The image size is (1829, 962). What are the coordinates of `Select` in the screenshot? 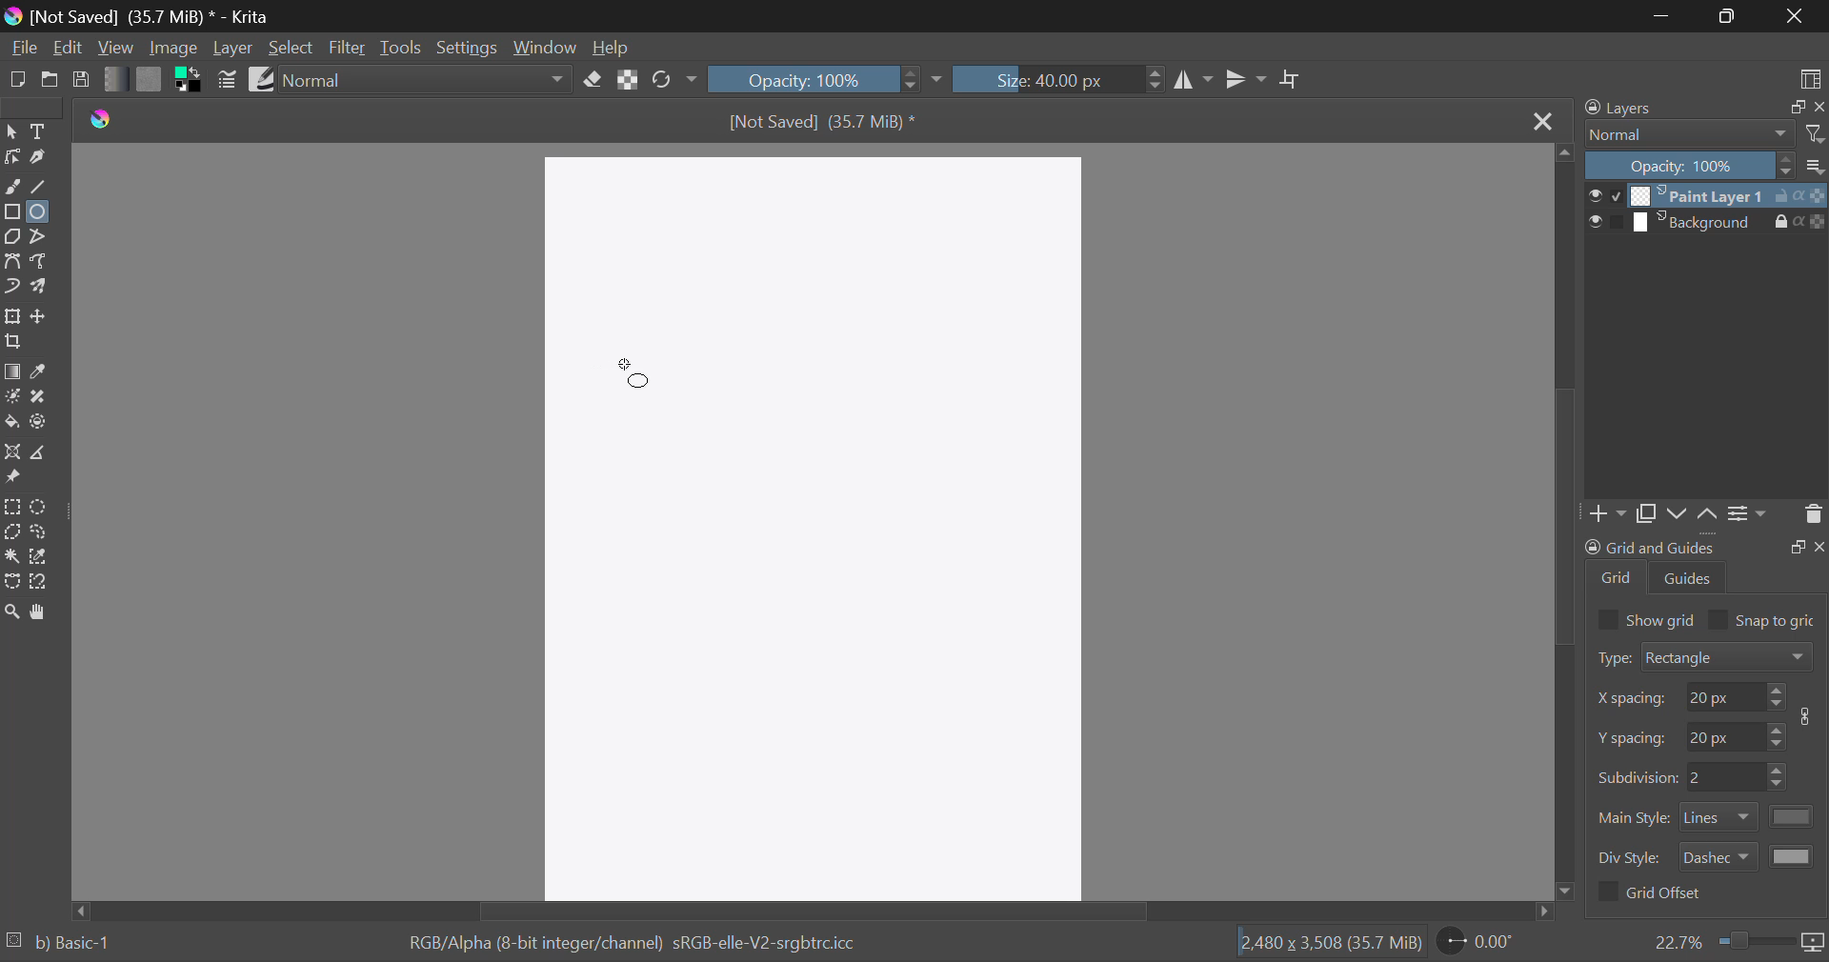 It's located at (12, 131).